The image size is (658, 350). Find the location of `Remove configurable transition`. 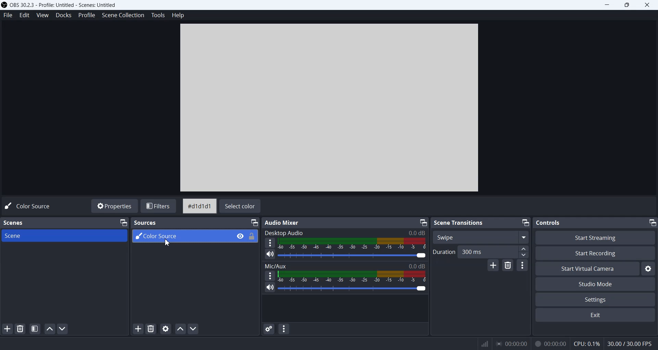

Remove configurable transition is located at coordinates (508, 265).